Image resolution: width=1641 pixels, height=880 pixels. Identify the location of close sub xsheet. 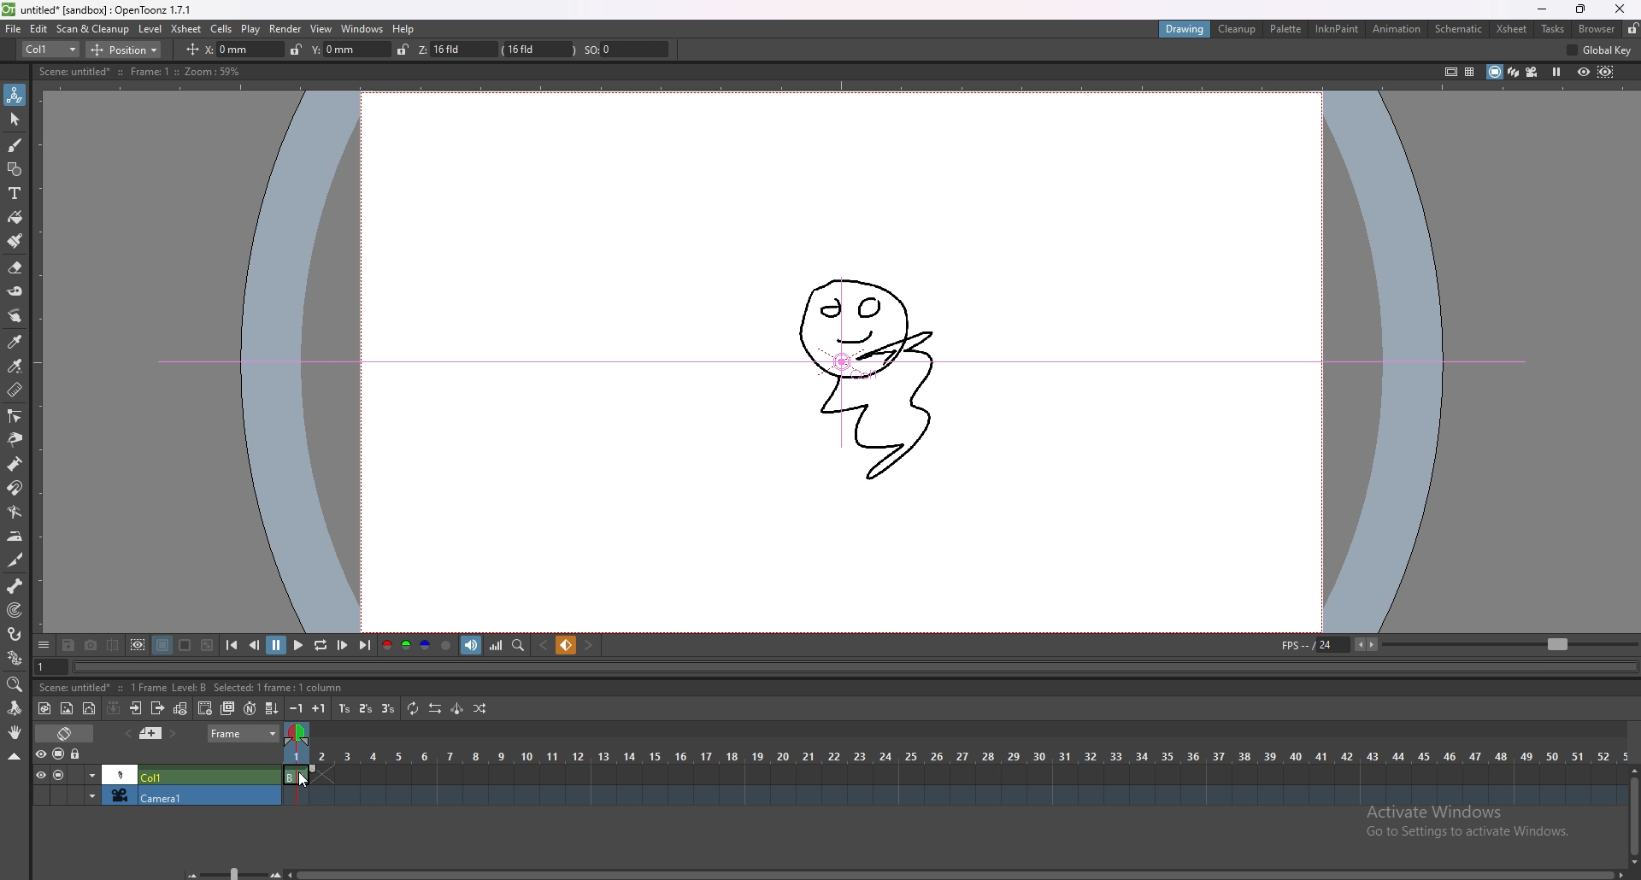
(157, 708).